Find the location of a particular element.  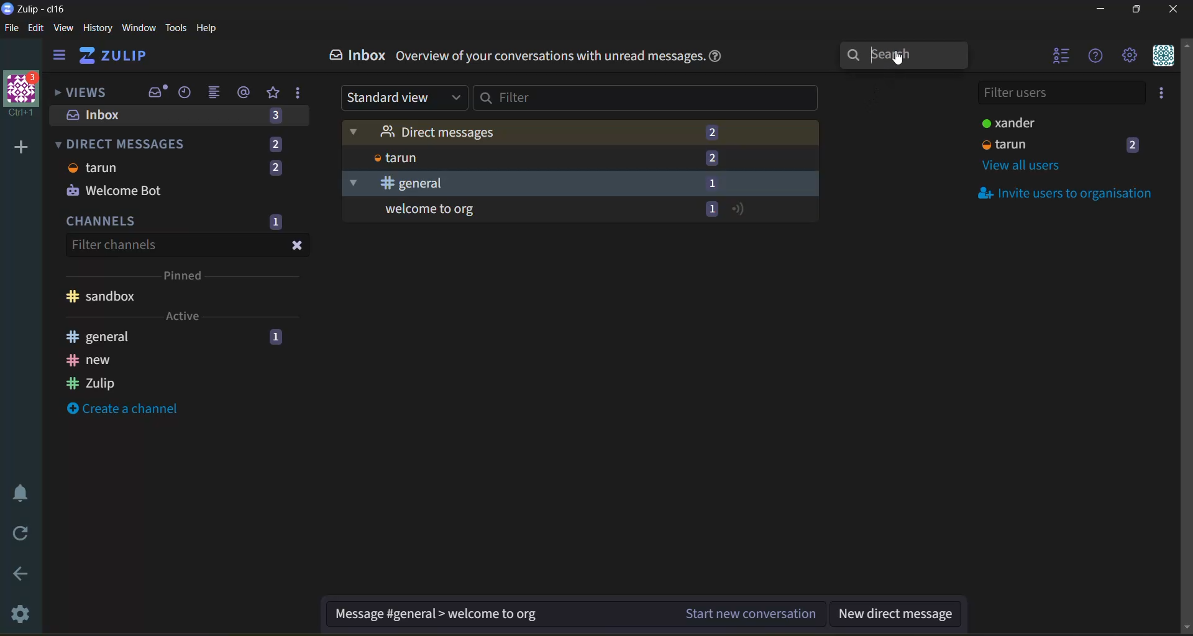

1 is located at coordinates (713, 184).